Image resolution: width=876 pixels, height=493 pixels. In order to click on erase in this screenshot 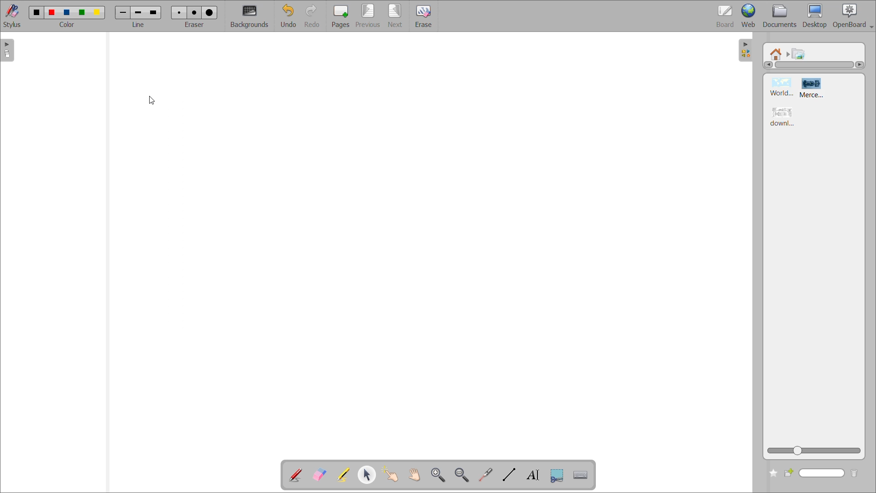, I will do `click(424, 16)`.